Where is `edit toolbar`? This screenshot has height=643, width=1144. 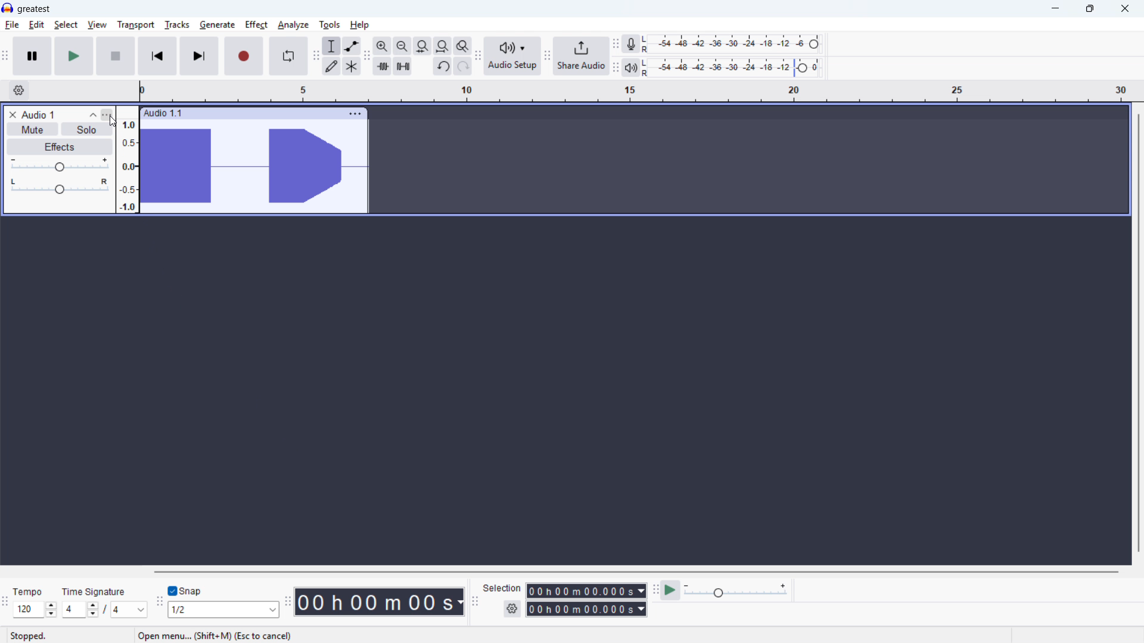 edit toolbar is located at coordinates (367, 57).